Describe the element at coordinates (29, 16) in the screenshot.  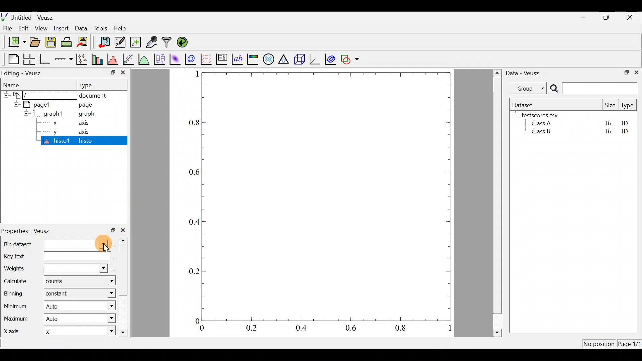
I see `Untitled - Veusz` at that location.